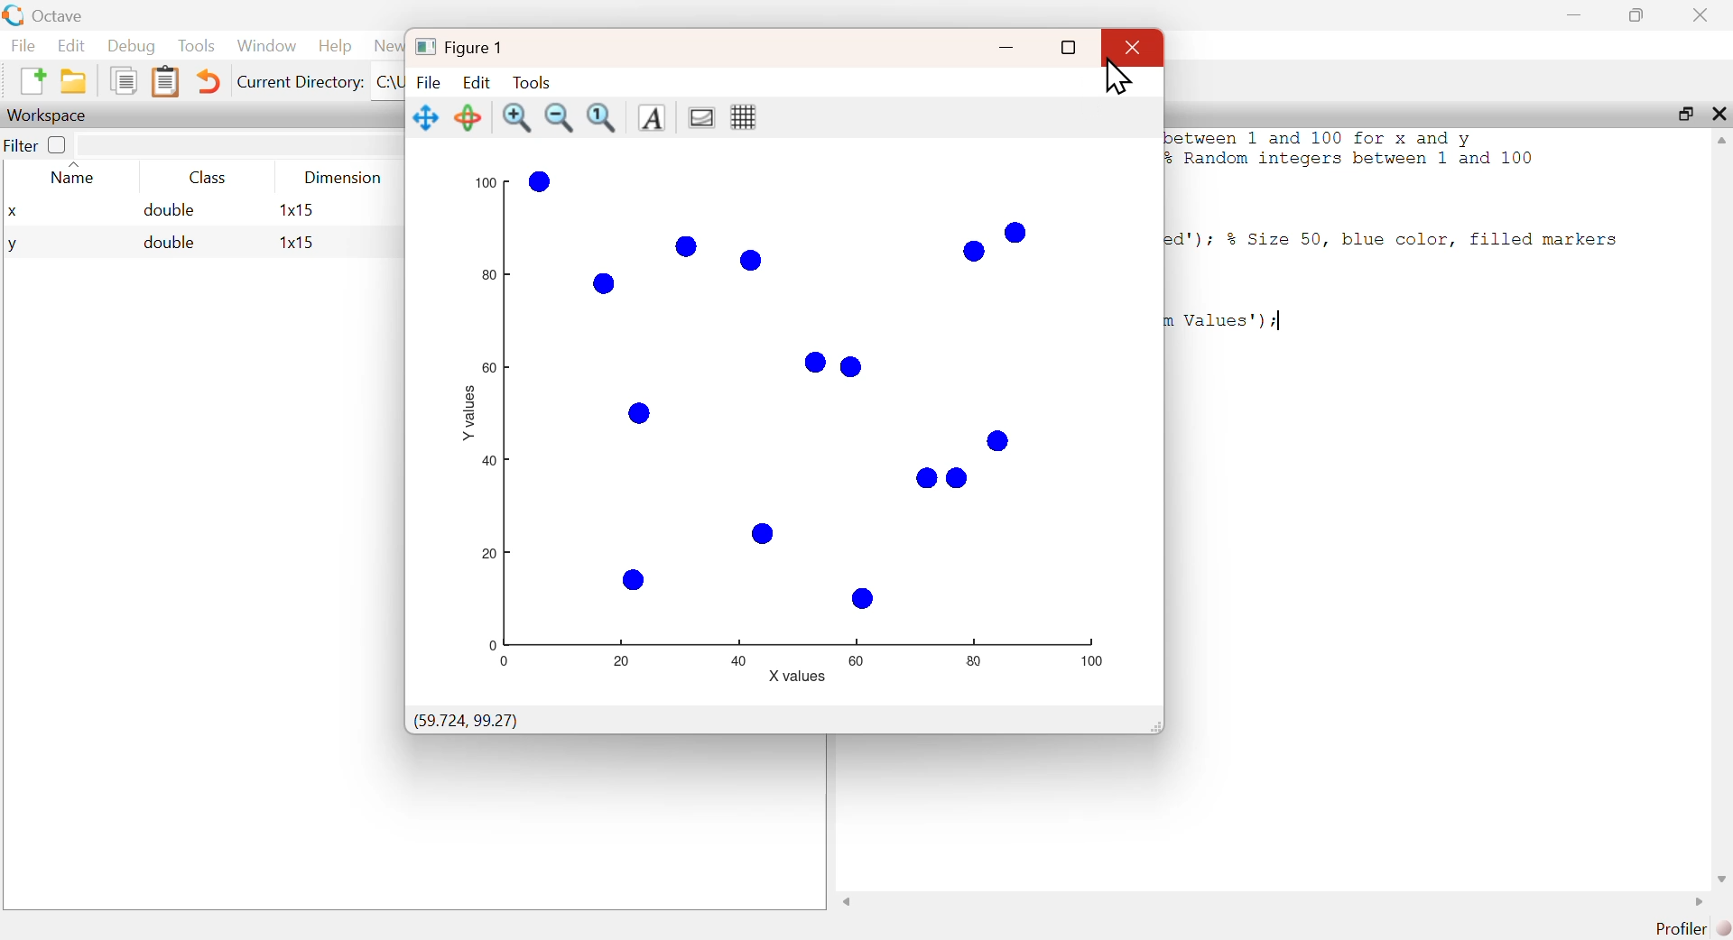  Describe the element at coordinates (848, 901) in the screenshot. I see `scroll left` at that location.